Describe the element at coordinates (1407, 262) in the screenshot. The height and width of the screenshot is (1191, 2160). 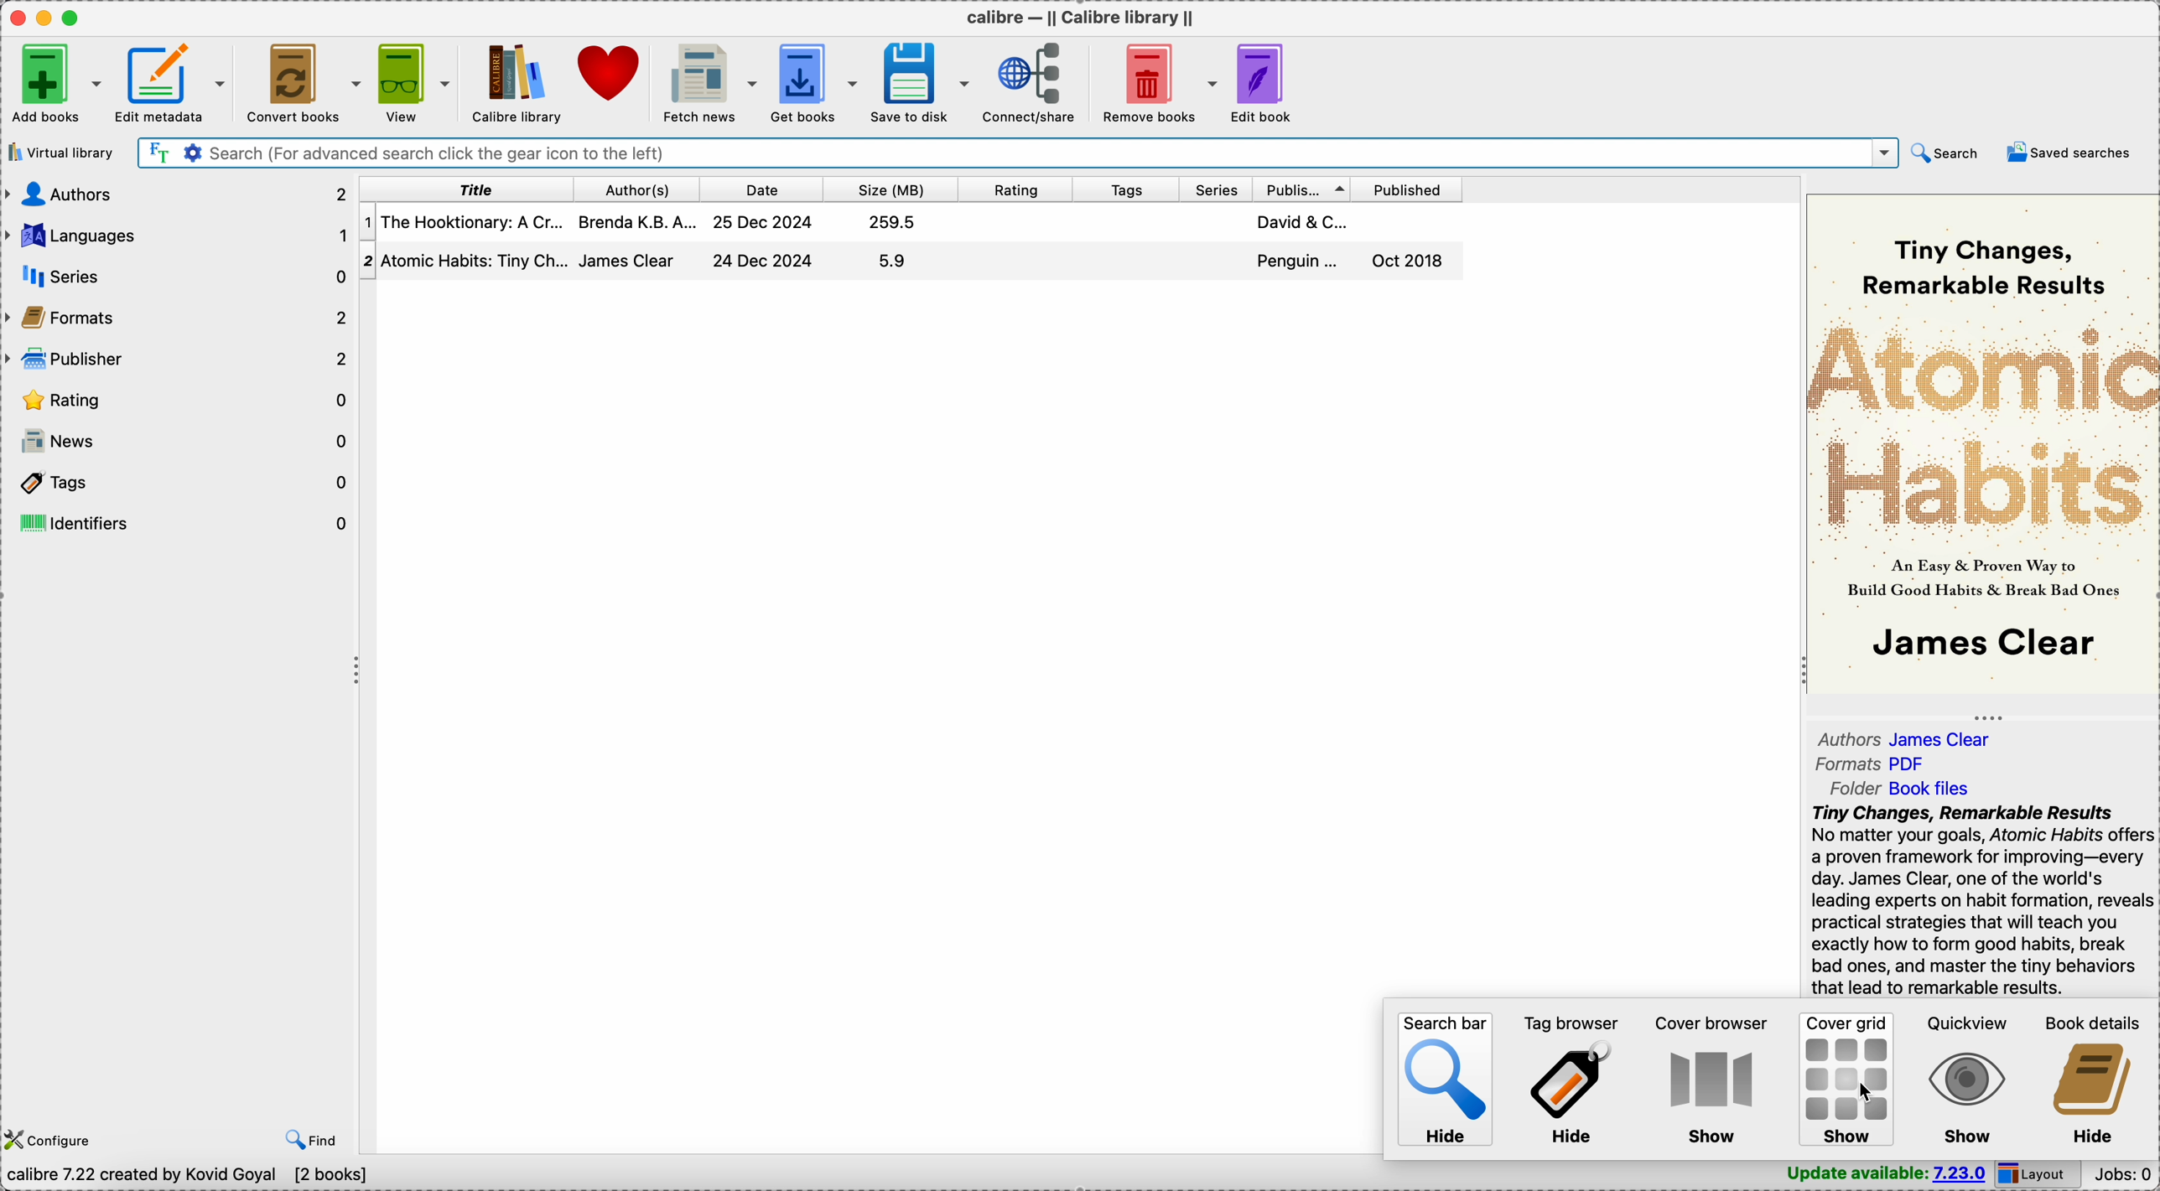
I see `Oct 2018` at that location.